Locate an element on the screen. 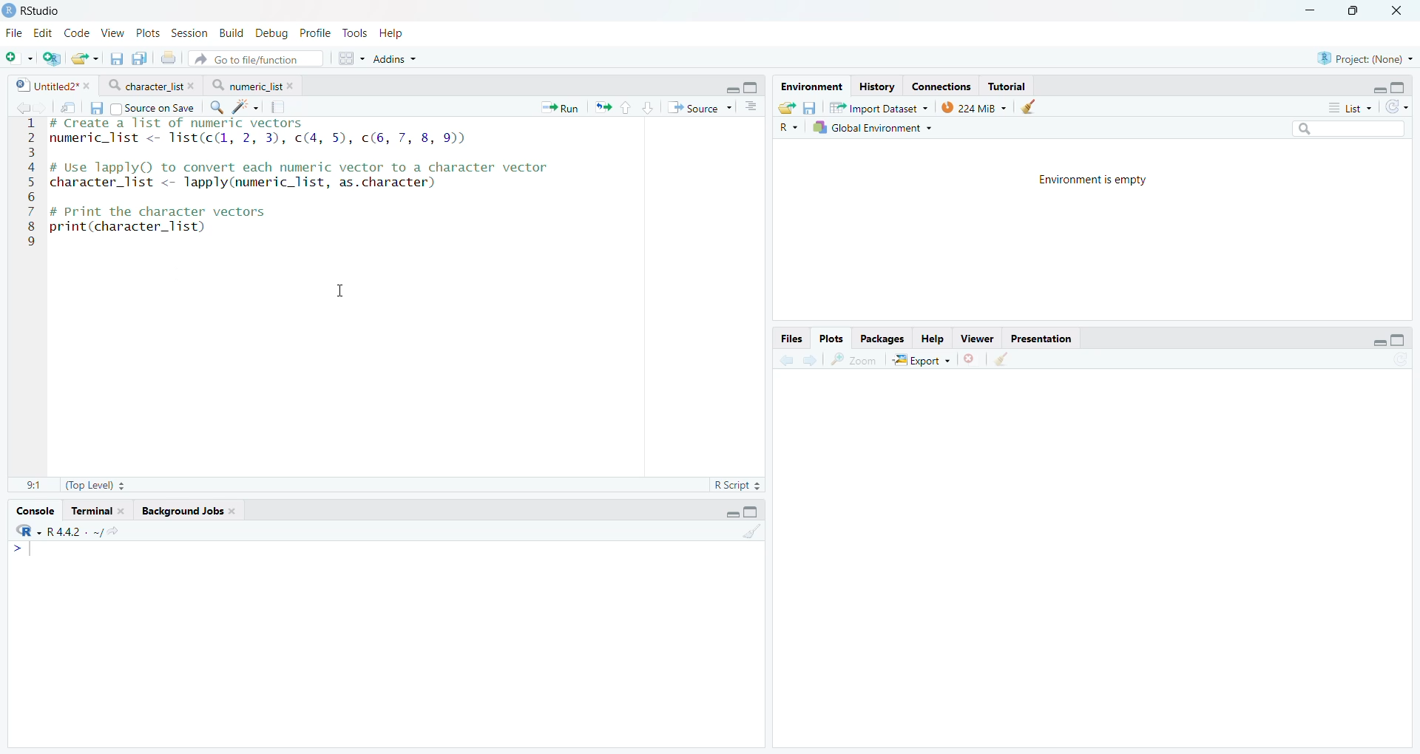  (Top Level) is located at coordinates (94, 486).